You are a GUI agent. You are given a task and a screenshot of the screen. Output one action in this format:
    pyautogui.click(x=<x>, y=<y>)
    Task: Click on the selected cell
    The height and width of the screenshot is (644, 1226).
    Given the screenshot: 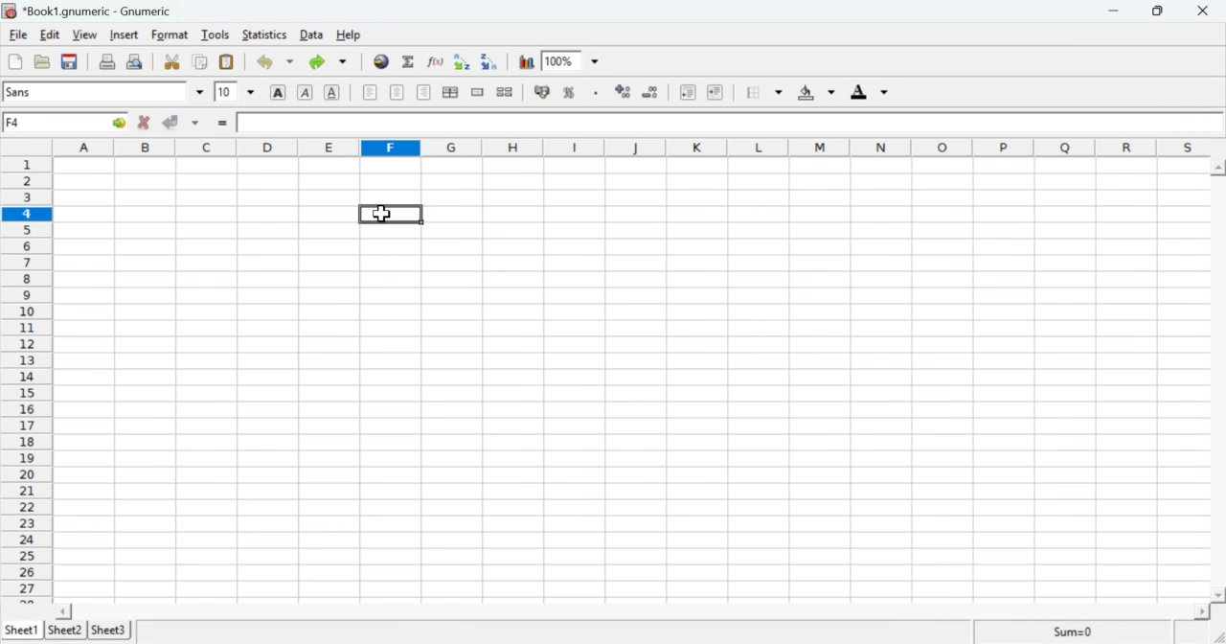 What is the action you would take?
    pyautogui.click(x=384, y=213)
    